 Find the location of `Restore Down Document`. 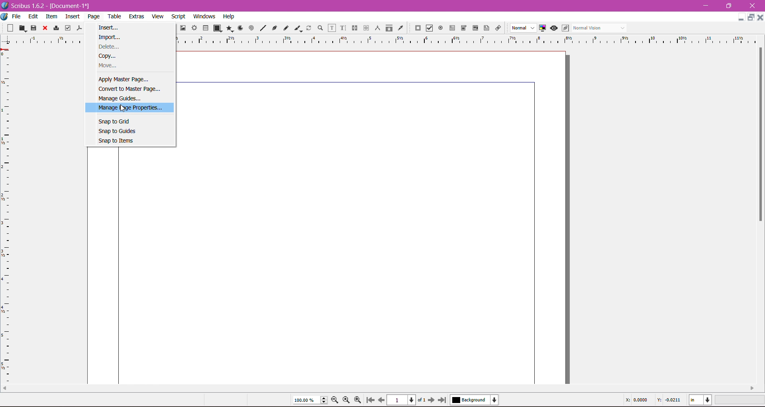

Restore Down Document is located at coordinates (751, 17).